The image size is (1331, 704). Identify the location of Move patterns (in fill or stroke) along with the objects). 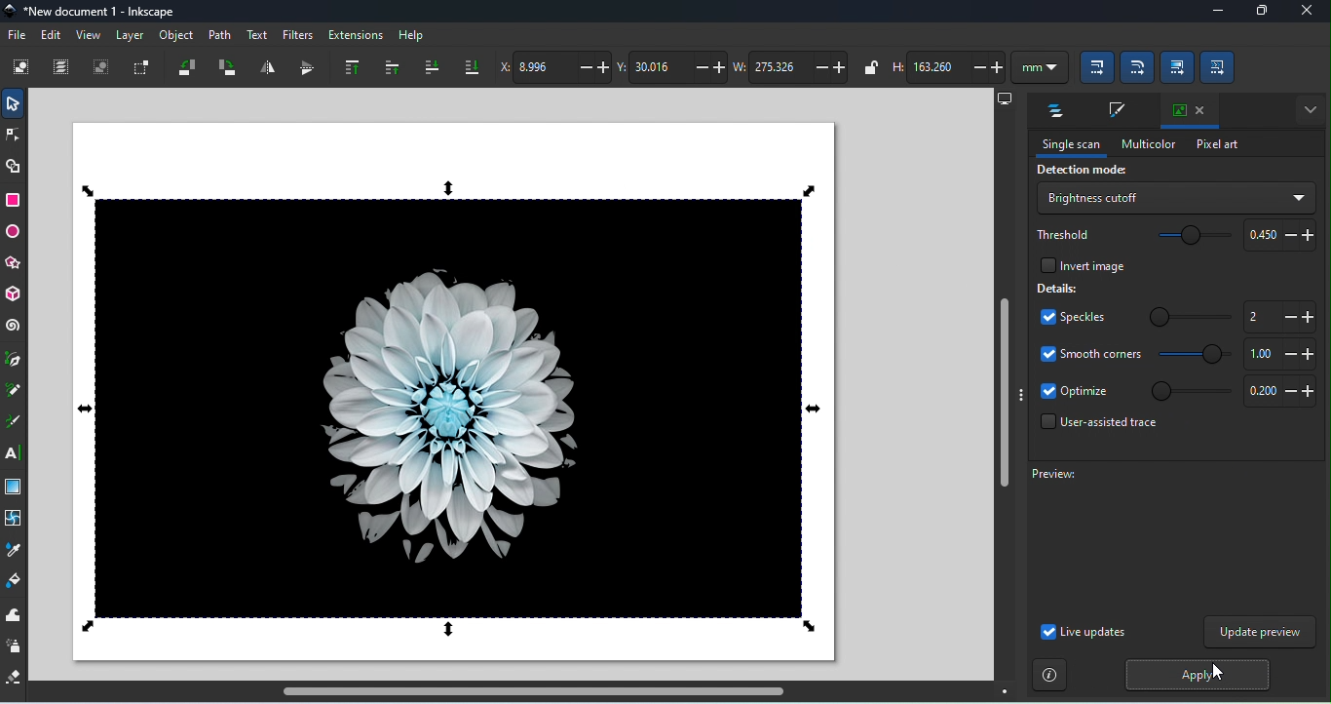
(1220, 68).